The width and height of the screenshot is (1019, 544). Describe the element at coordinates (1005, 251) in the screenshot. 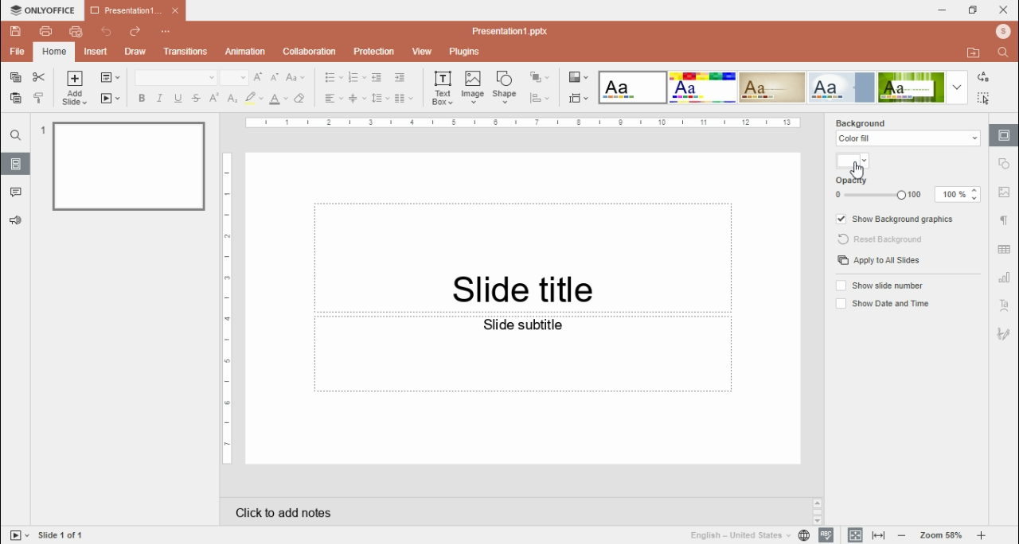

I see `table settings` at that location.